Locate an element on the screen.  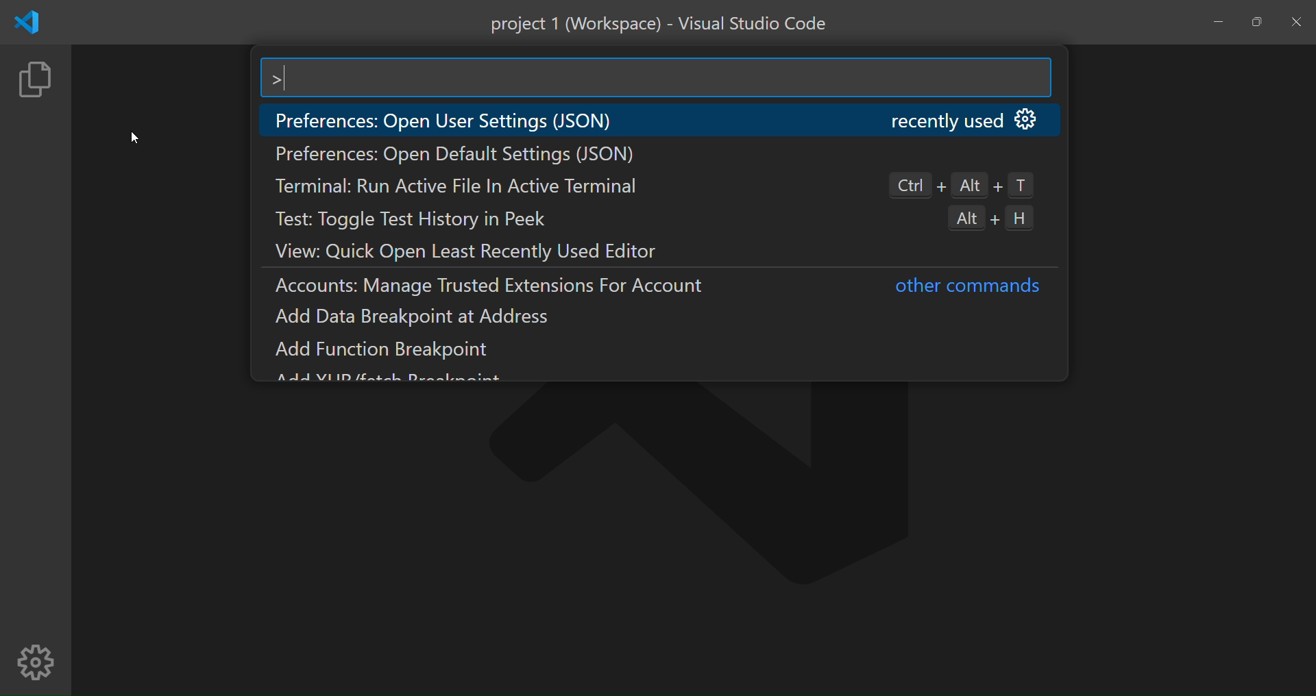
Alt + H is located at coordinates (1003, 219).